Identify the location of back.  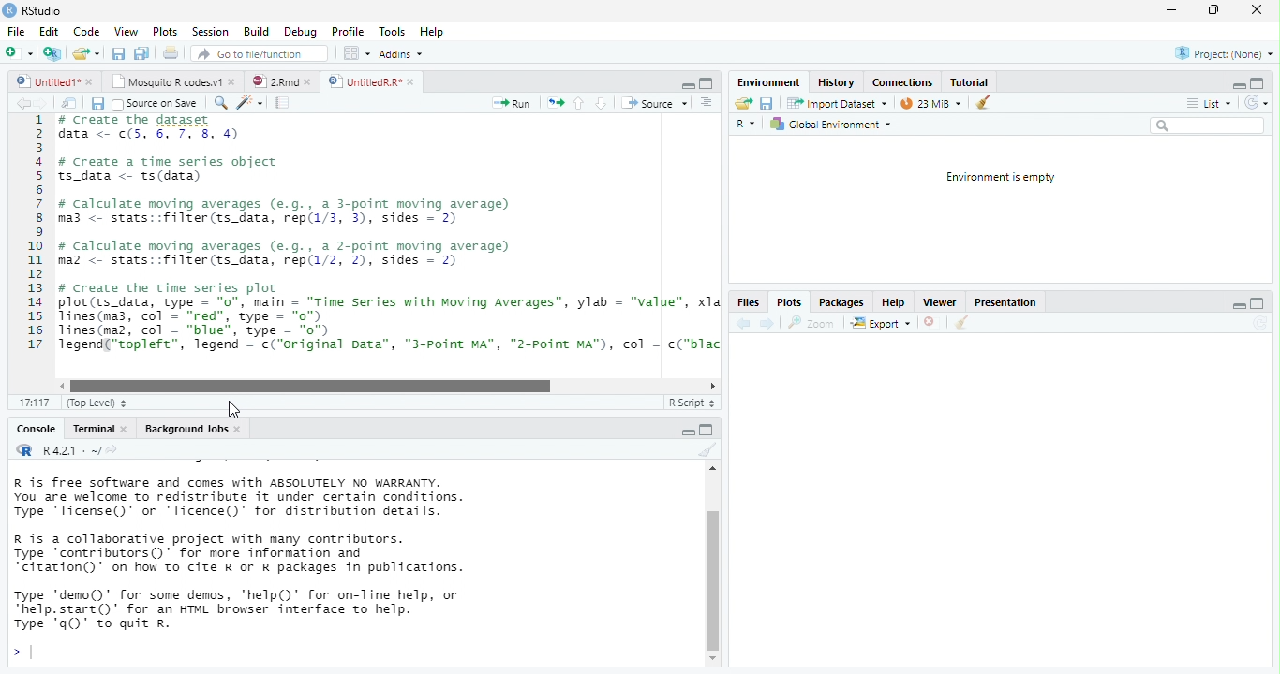
(741, 323).